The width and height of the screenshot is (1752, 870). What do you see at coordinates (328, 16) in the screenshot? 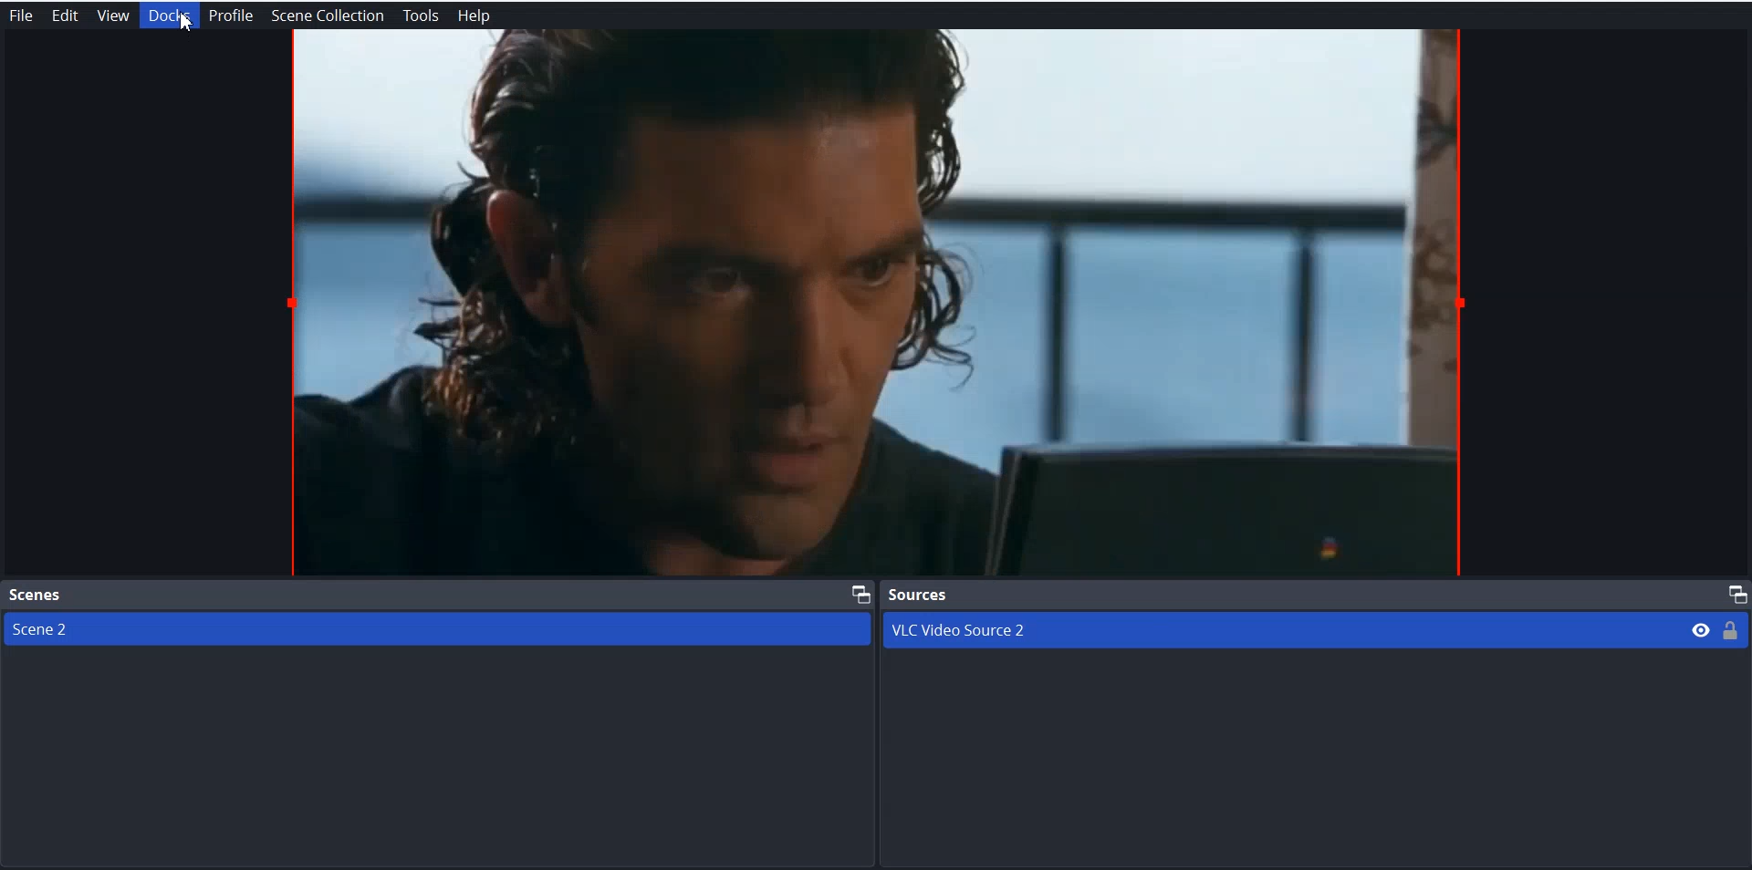
I see `Scene Collection` at bounding box center [328, 16].